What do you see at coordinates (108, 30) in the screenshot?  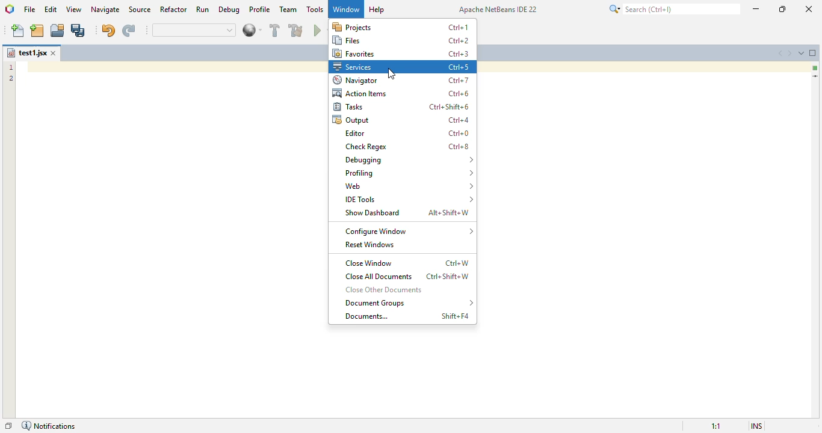 I see `undo` at bounding box center [108, 30].